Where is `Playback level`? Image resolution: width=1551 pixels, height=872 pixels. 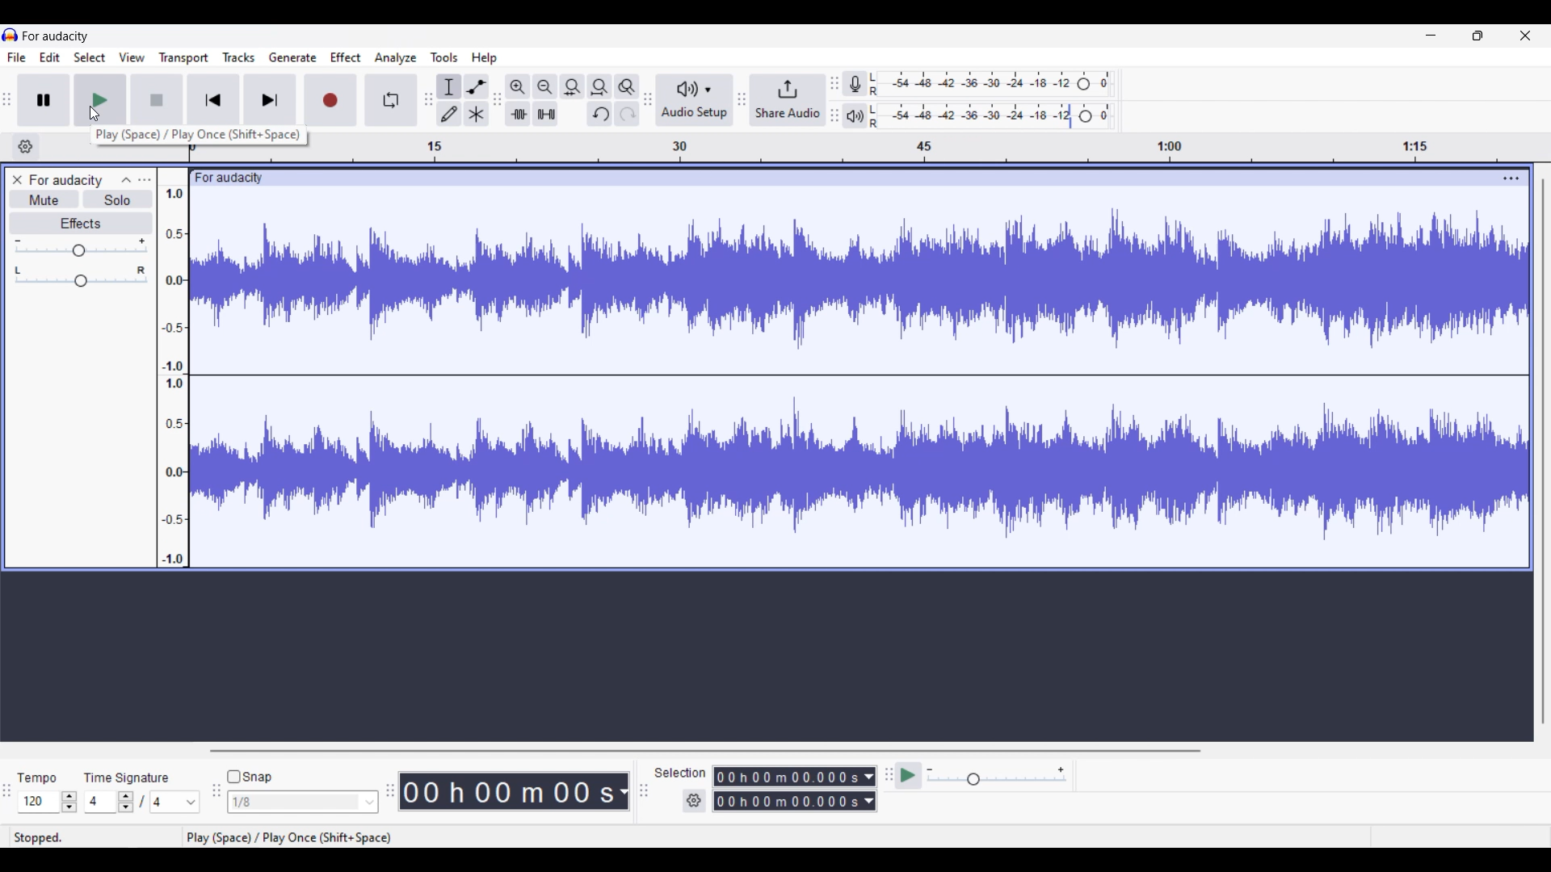 Playback level is located at coordinates (992, 115).